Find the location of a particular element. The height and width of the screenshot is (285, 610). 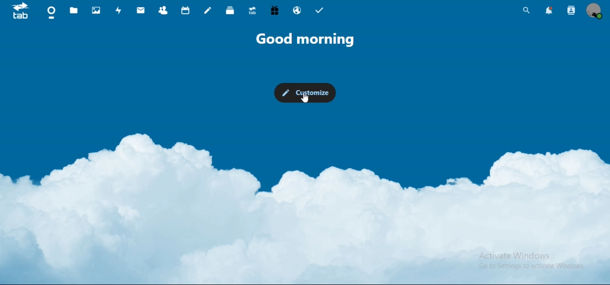

customize is located at coordinates (305, 93).